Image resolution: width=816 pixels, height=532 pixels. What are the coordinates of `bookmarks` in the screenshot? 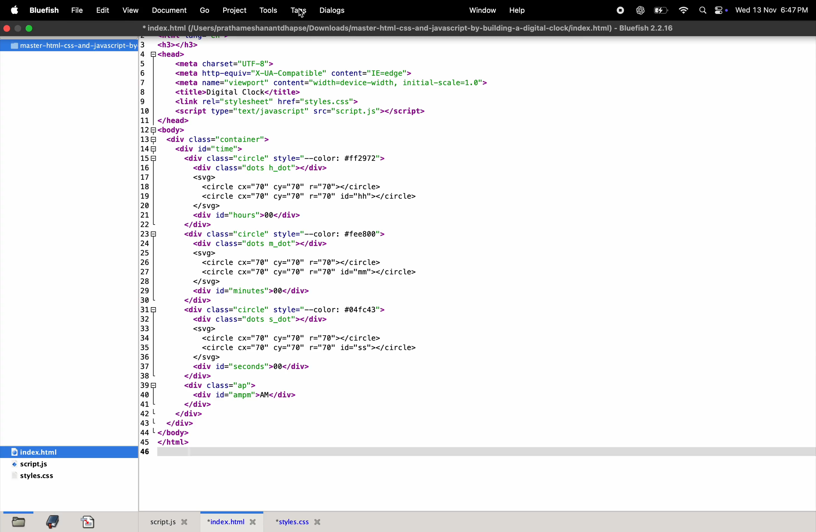 It's located at (53, 521).